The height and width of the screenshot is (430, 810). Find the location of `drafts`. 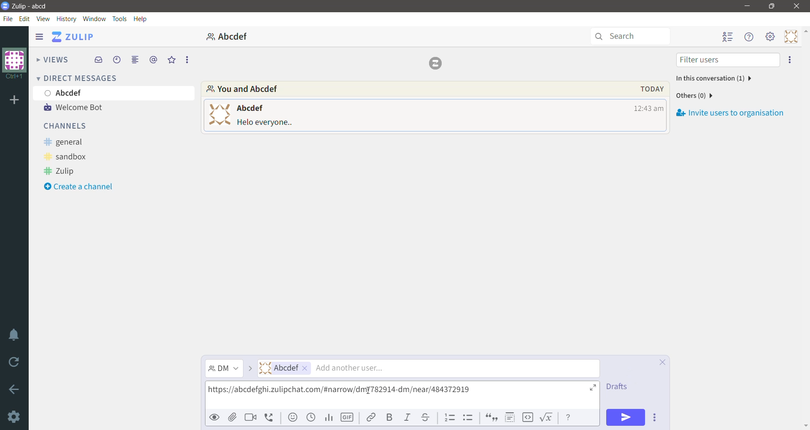

drafts is located at coordinates (620, 389).